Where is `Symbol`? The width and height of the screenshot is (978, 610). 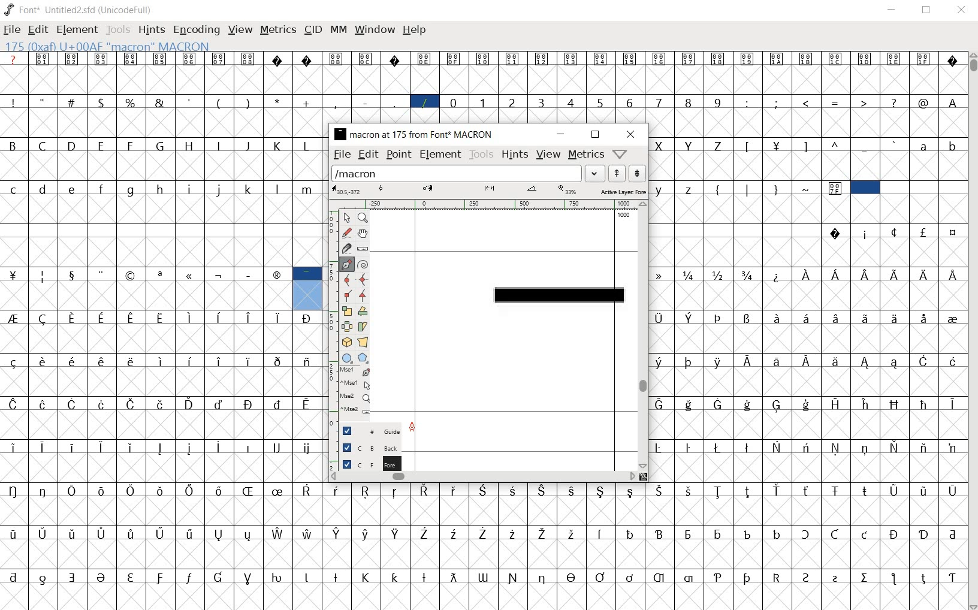
Symbol is located at coordinates (690, 491).